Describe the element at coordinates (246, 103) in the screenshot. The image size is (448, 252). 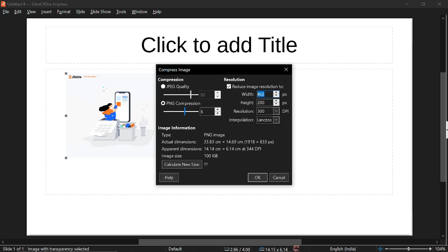
I see `height` at that location.